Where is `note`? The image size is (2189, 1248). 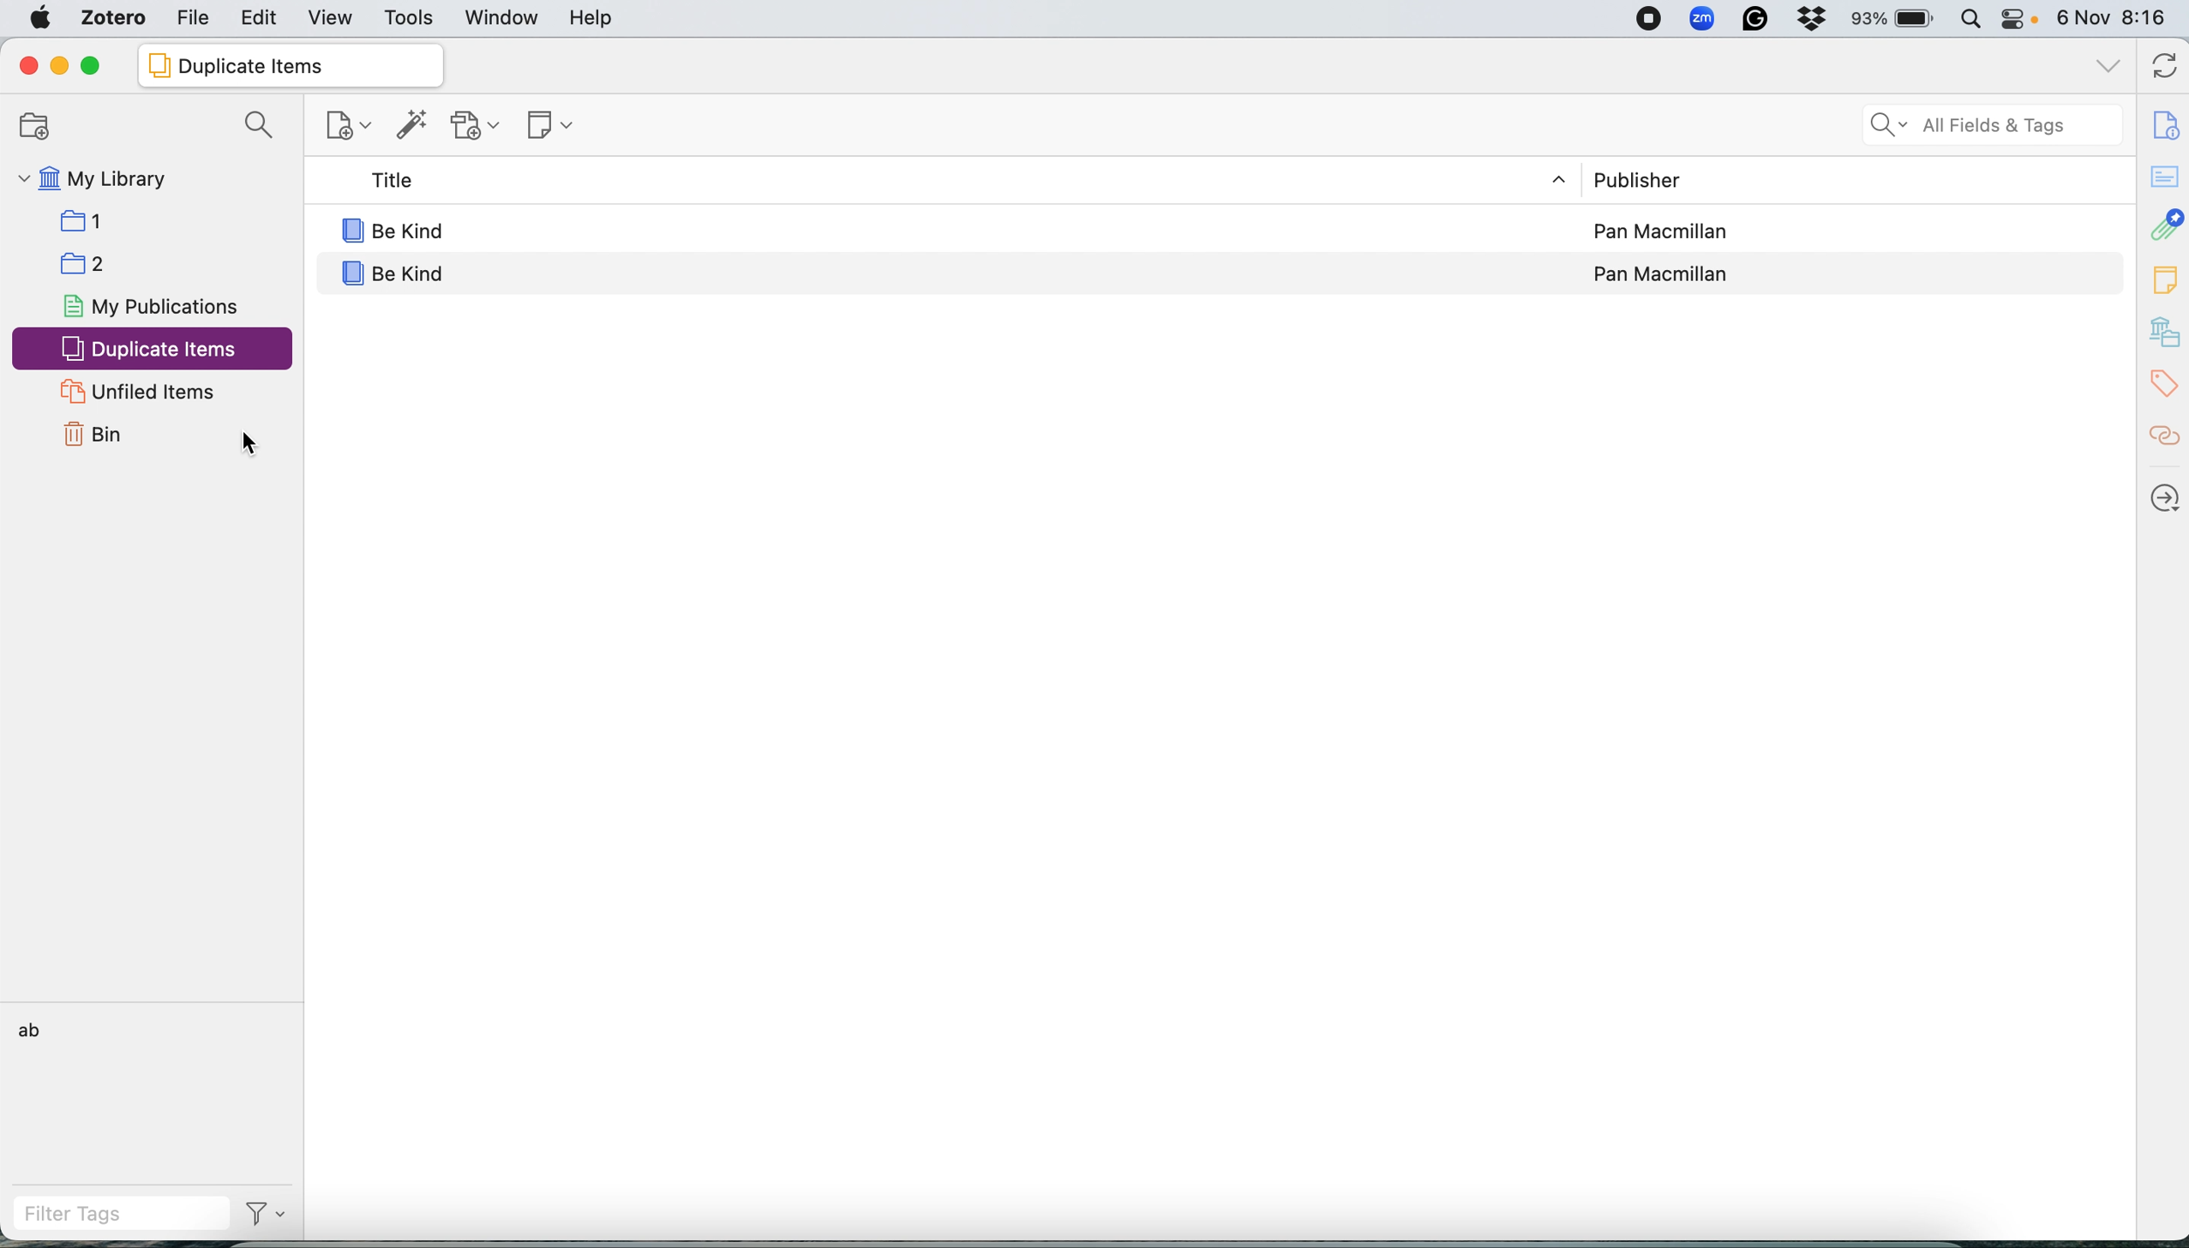
note is located at coordinates (2164, 280).